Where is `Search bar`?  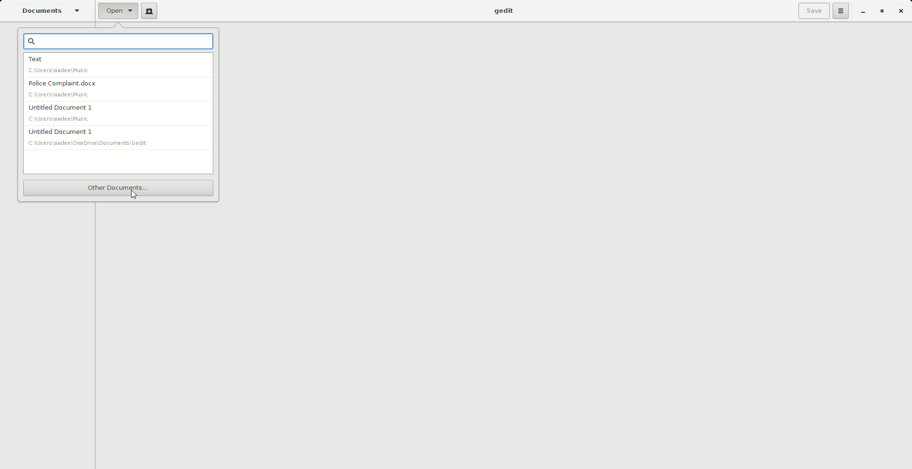 Search bar is located at coordinates (118, 42).